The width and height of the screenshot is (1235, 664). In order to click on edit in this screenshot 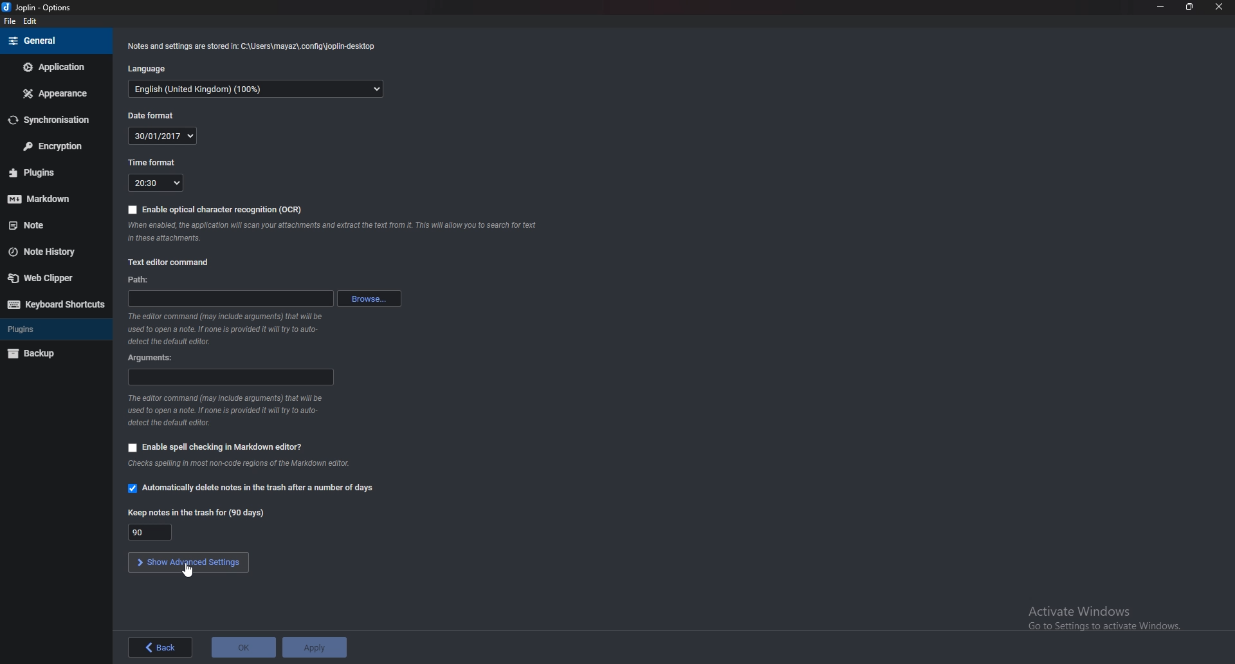, I will do `click(32, 21)`.